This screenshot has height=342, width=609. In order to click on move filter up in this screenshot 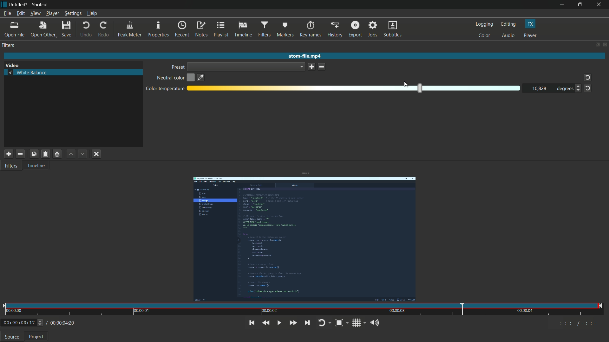, I will do `click(71, 154)`.